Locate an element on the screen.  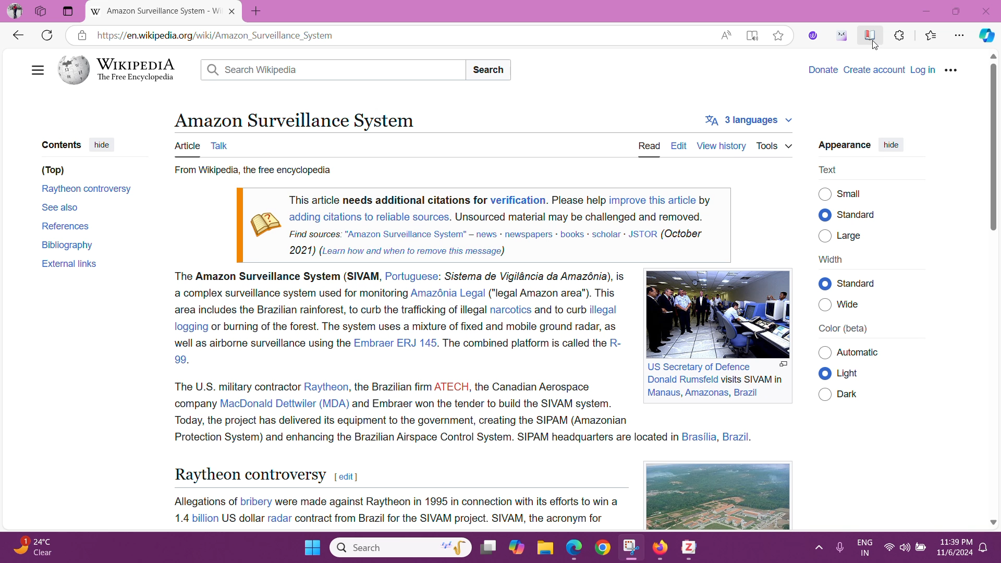
more option is located at coordinates (31, 70).